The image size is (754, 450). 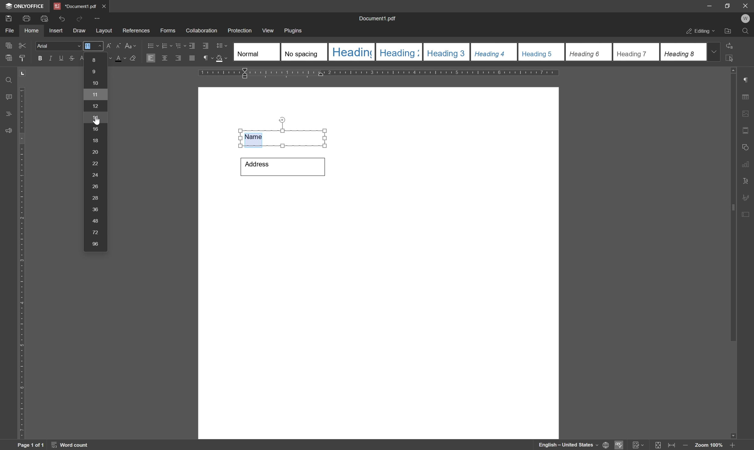 I want to click on redo, so click(x=79, y=18).